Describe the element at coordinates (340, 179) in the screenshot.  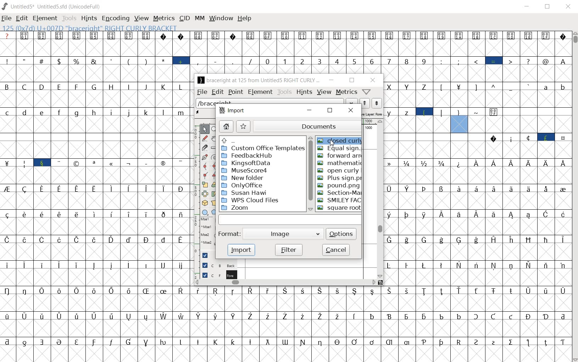
I see `plus sign` at that location.